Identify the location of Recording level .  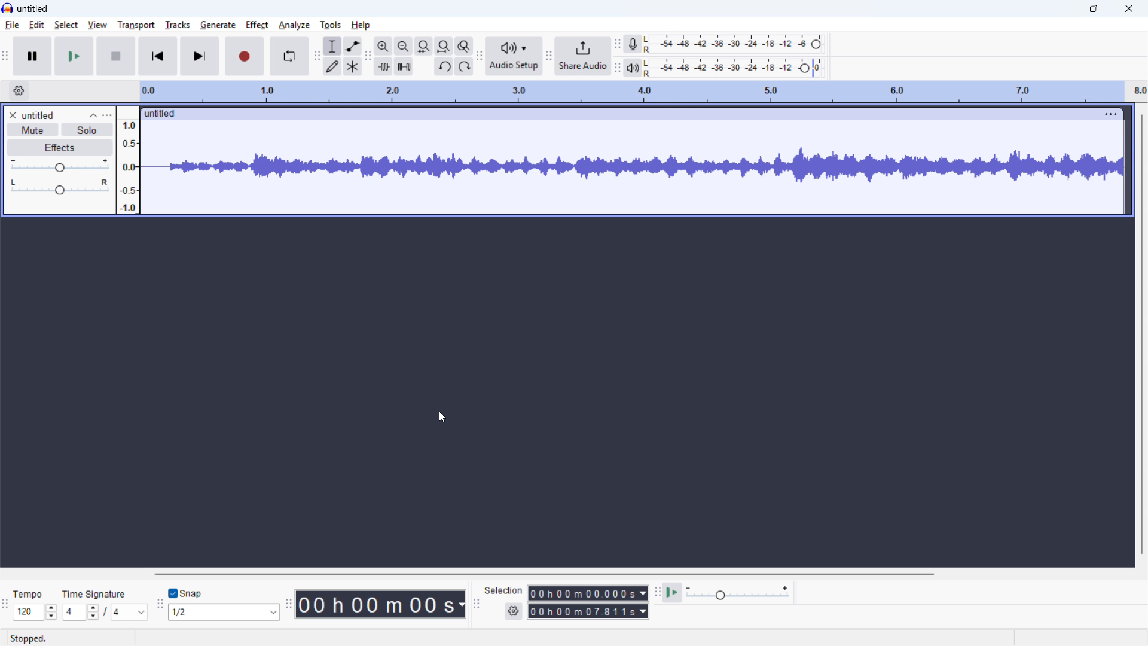
(732, 44).